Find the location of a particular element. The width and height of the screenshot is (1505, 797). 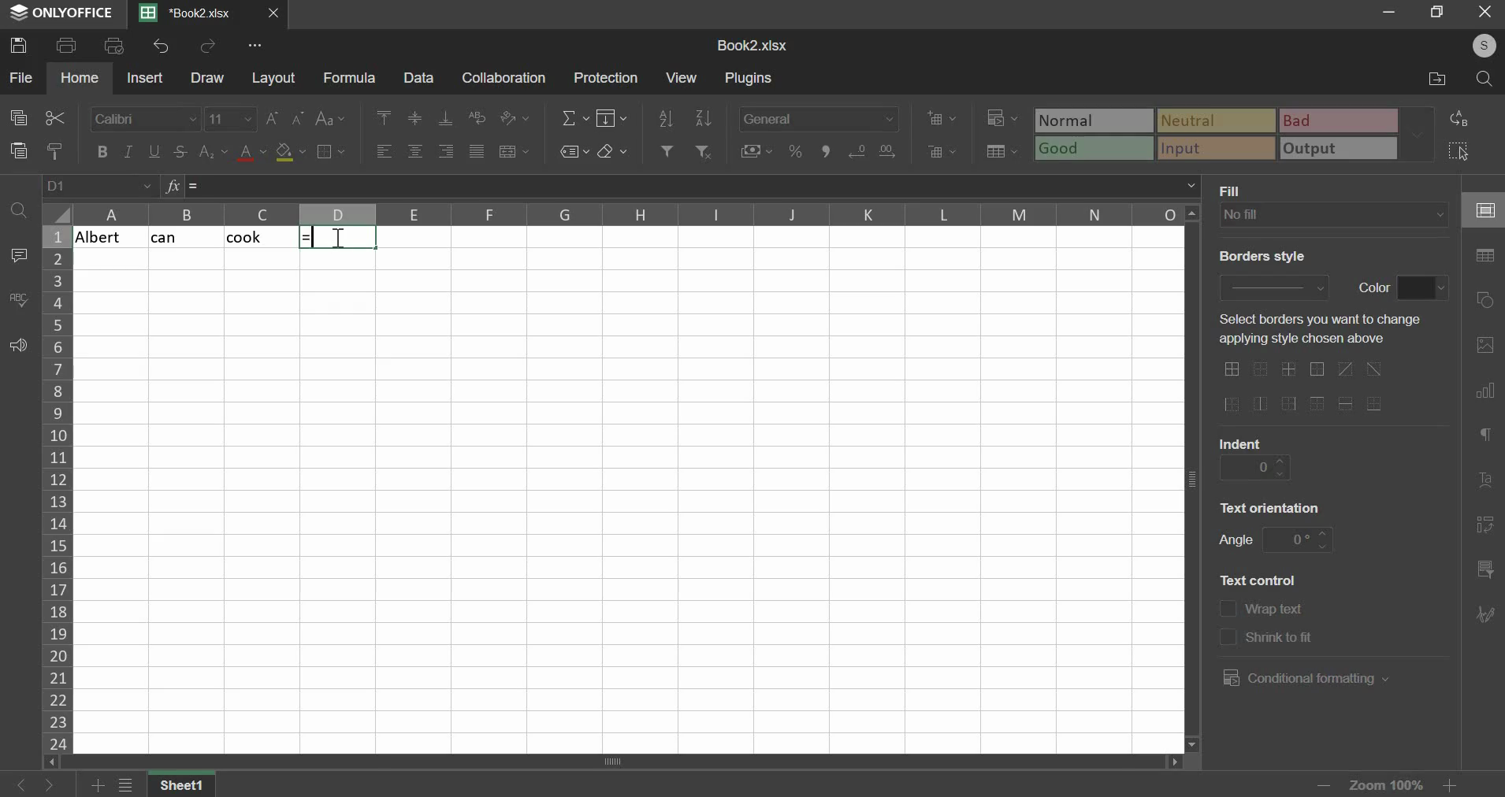

close is located at coordinates (277, 15).